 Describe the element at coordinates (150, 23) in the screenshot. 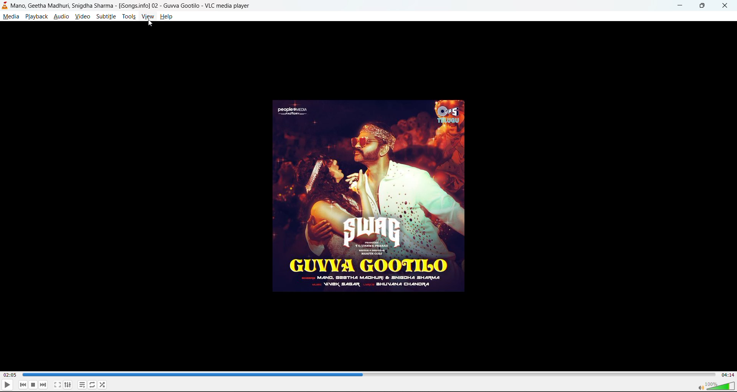

I see `crusor` at that location.